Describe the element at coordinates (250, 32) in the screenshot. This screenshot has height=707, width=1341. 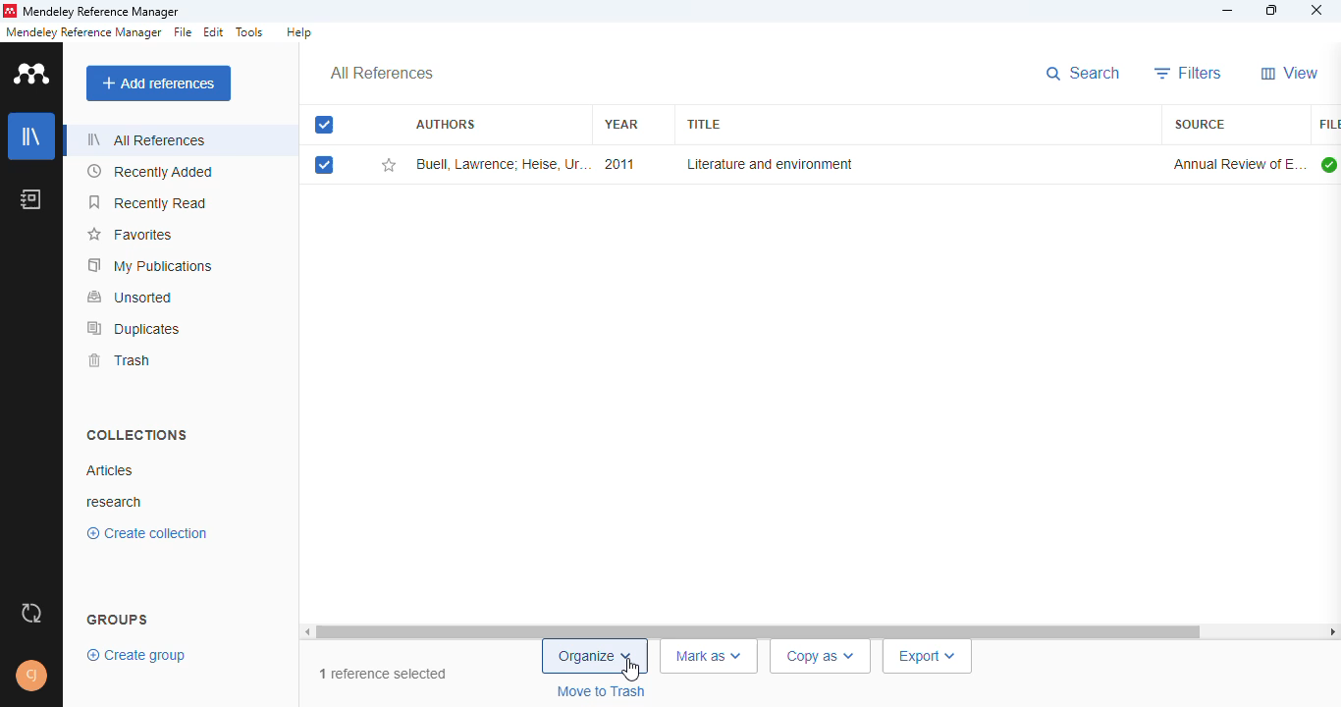
I see `tools` at that location.